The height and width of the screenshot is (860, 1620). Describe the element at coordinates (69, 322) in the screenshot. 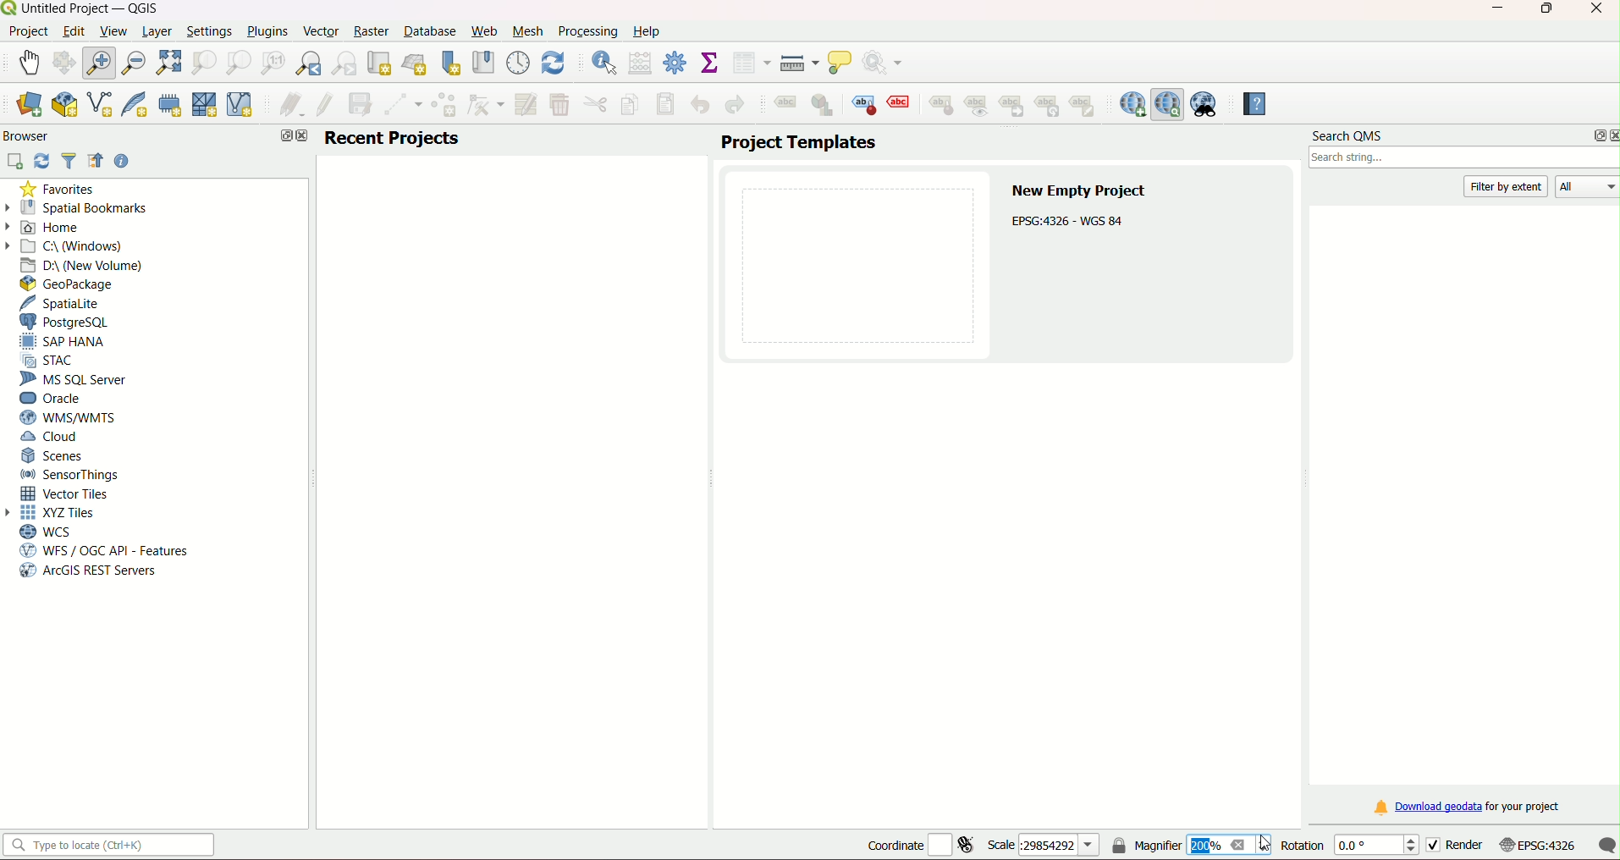

I see `PostGre SQL` at that location.